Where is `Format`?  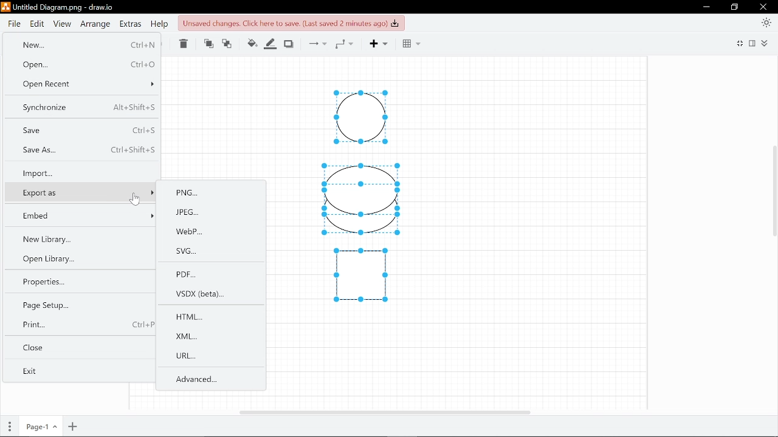
Format is located at coordinates (752, 44).